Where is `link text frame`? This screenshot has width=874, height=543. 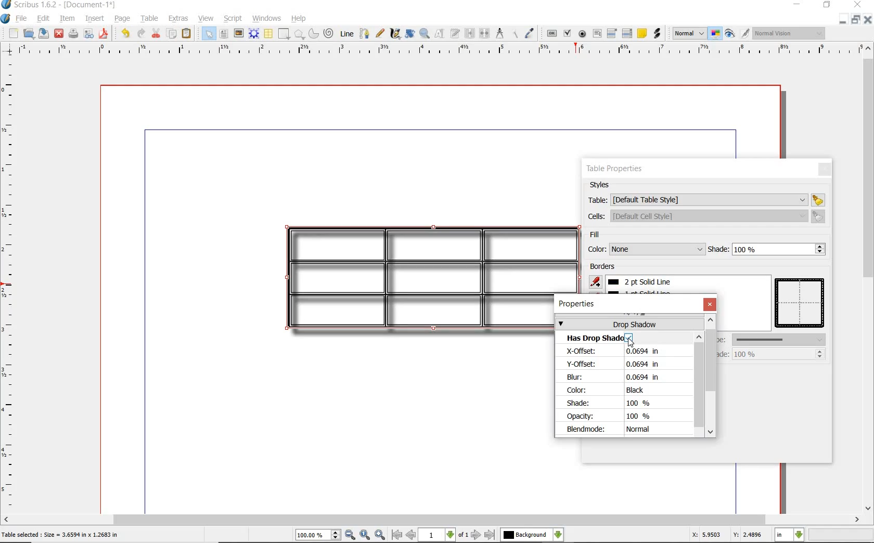
link text frame is located at coordinates (469, 33).